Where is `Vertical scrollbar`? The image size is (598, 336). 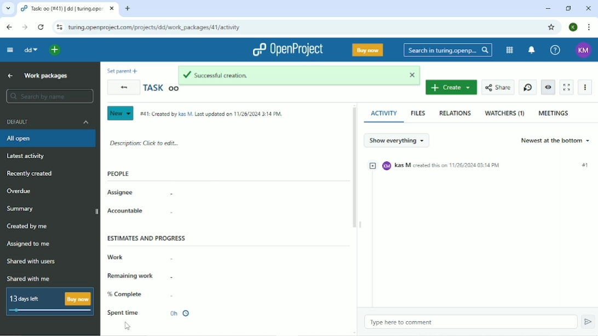
Vertical scrollbar is located at coordinates (97, 197).